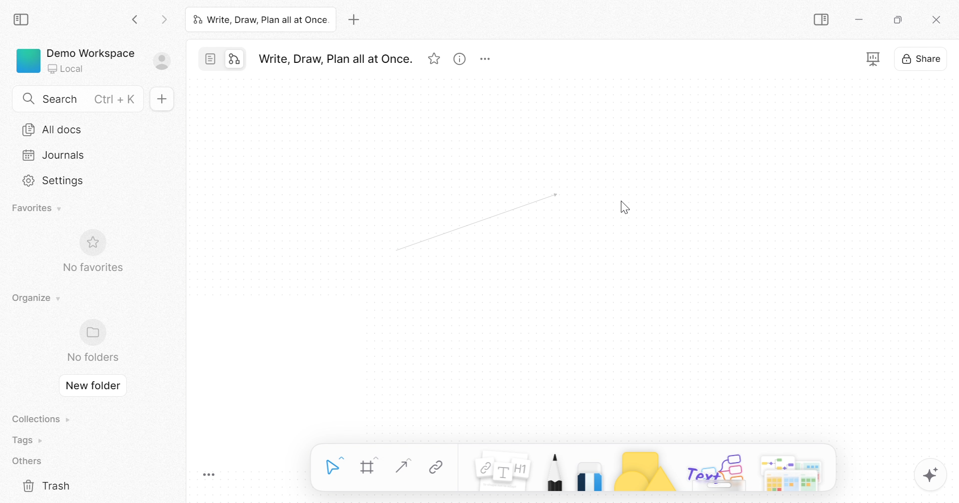 This screenshot has height=503, width=959. I want to click on View info, so click(459, 61).